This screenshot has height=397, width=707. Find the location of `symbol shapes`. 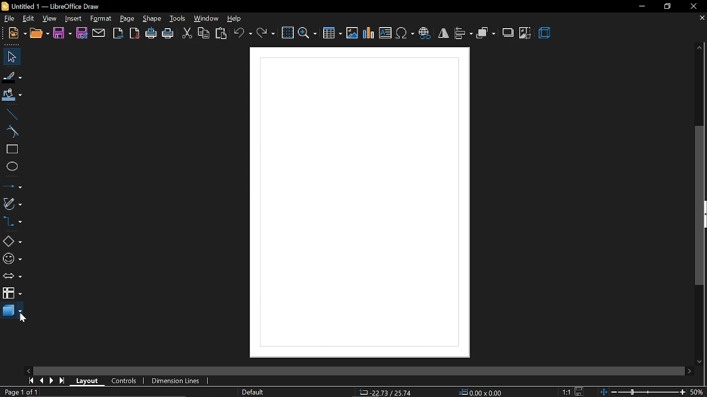

symbol shapes is located at coordinates (12, 259).